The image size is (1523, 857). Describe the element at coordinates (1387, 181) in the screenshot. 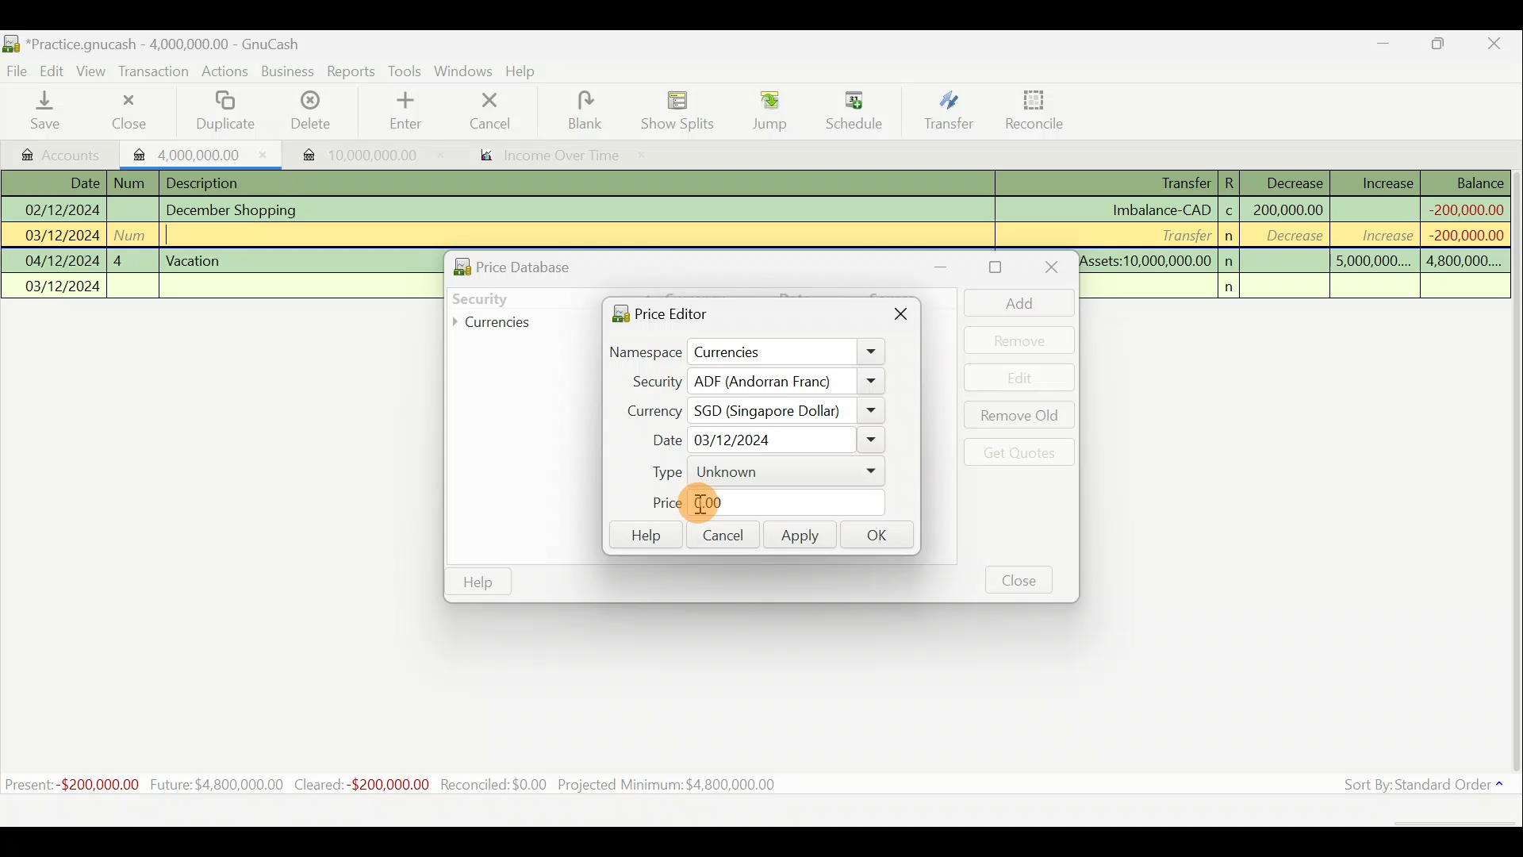

I see `Increase` at that location.